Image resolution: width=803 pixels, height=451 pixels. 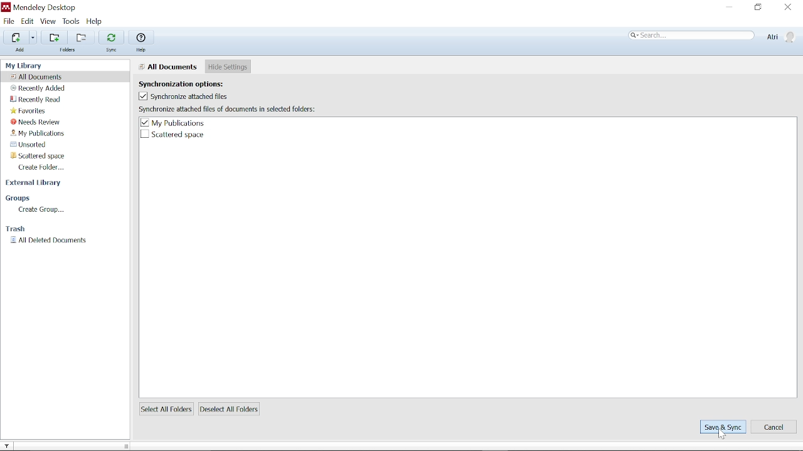 I want to click on Groups, so click(x=19, y=198).